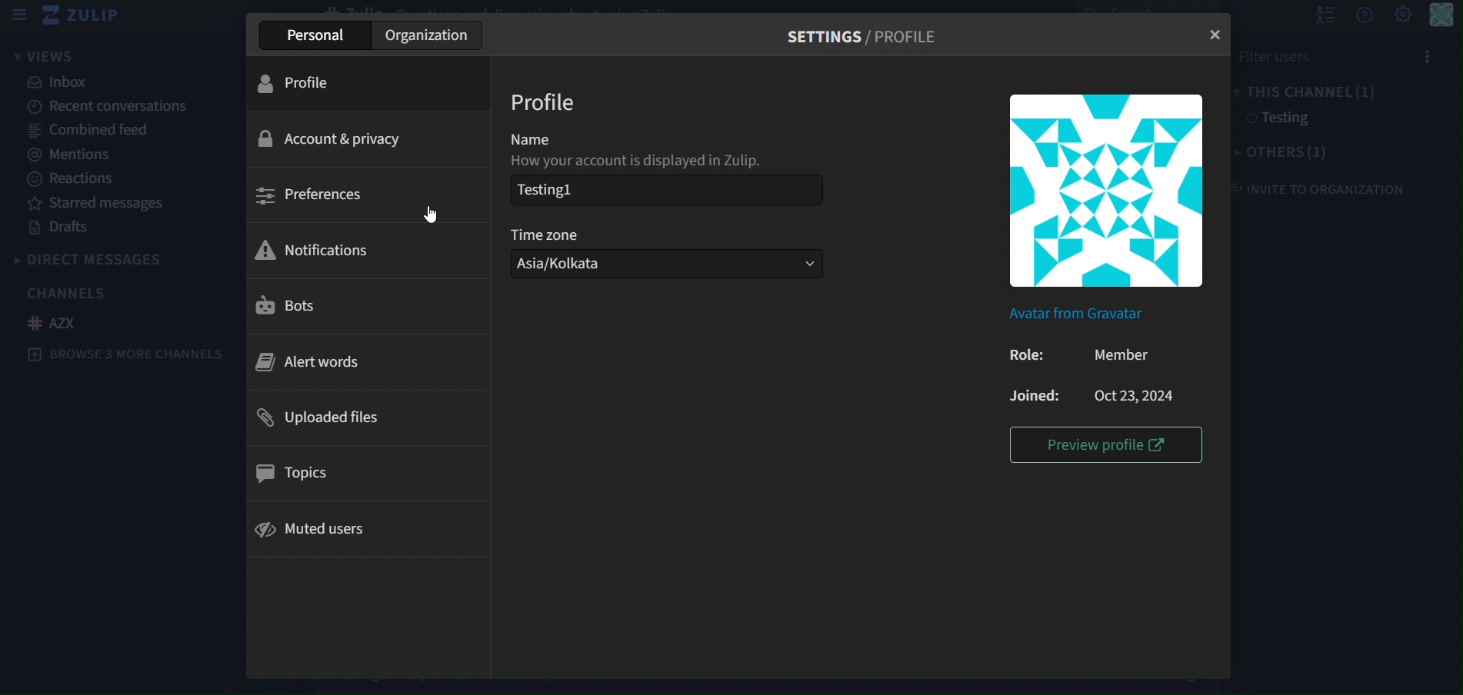 The width and height of the screenshot is (1463, 695). What do you see at coordinates (100, 258) in the screenshot?
I see `direct messages` at bounding box center [100, 258].